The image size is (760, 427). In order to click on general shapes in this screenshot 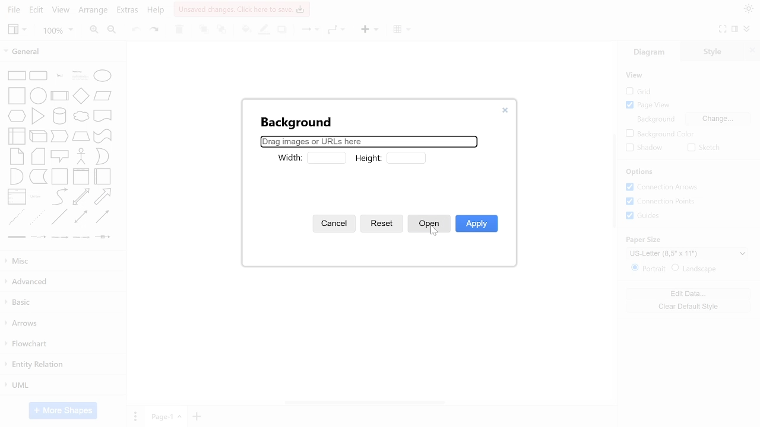, I will do `click(15, 218)`.